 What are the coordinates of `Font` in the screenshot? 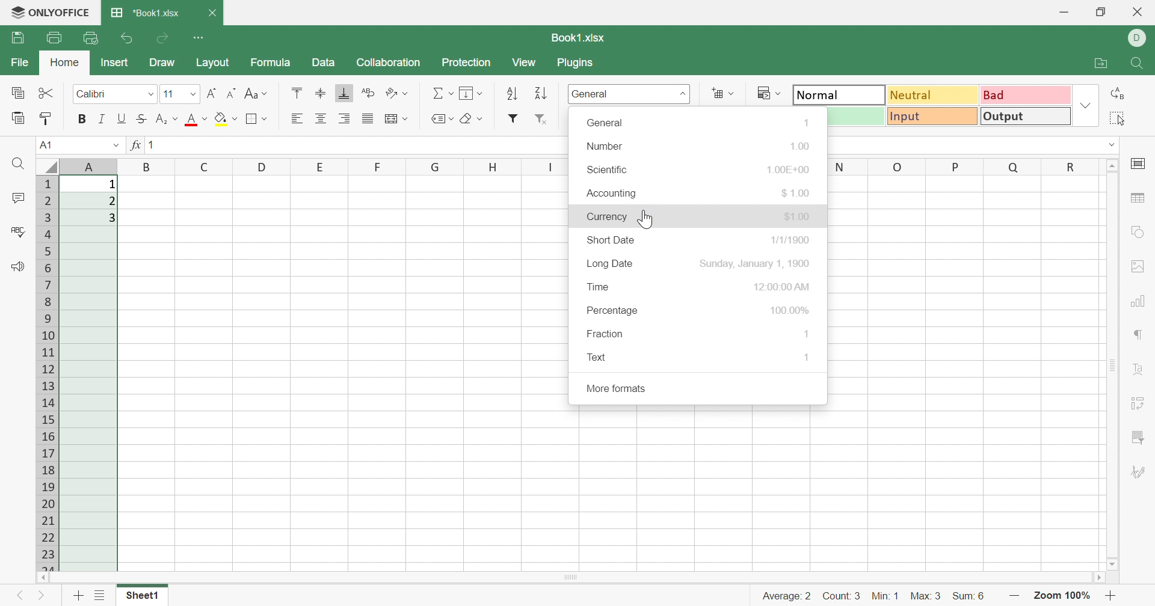 It's located at (114, 92).